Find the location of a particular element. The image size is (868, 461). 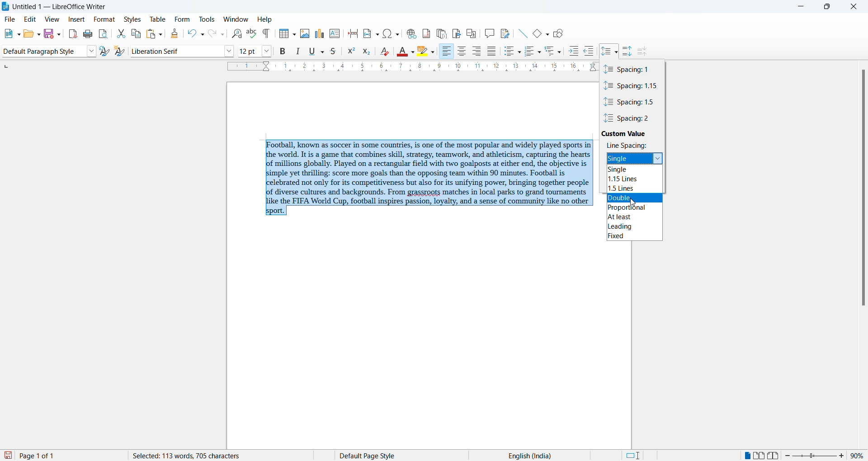

increase paragraph spacing is located at coordinates (628, 51).